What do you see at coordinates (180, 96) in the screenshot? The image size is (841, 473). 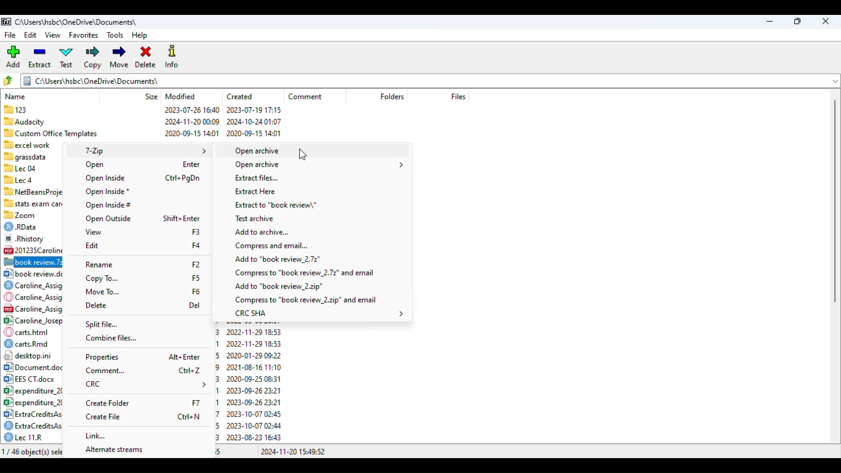 I see `modified` at bounding box center [180, 96].